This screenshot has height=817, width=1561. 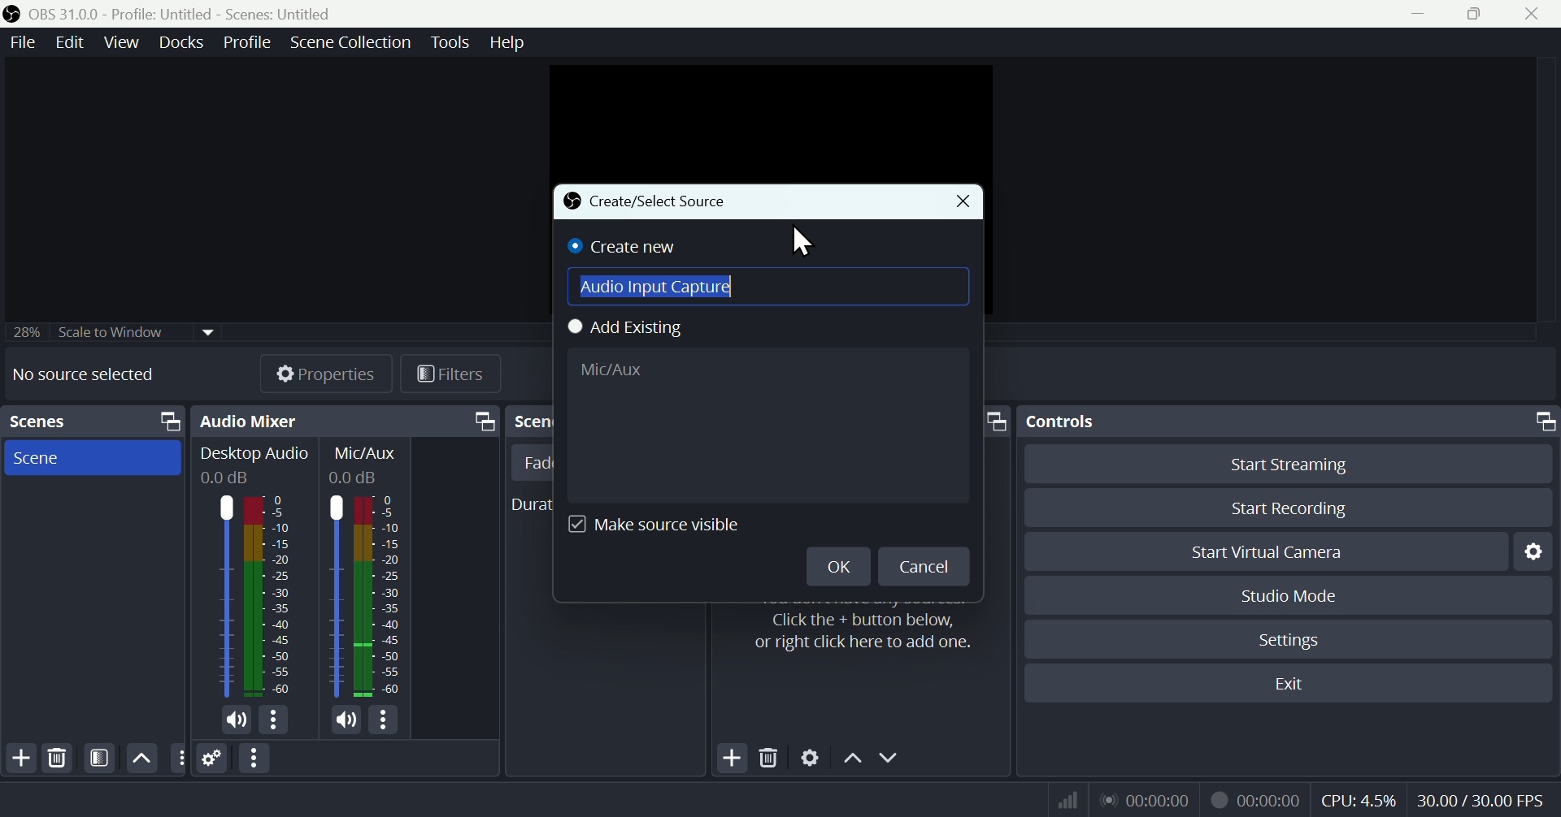 What do you see at coordinates (275, 720) in the screenshot?
I see `More options` at bounding box center [275, 720].